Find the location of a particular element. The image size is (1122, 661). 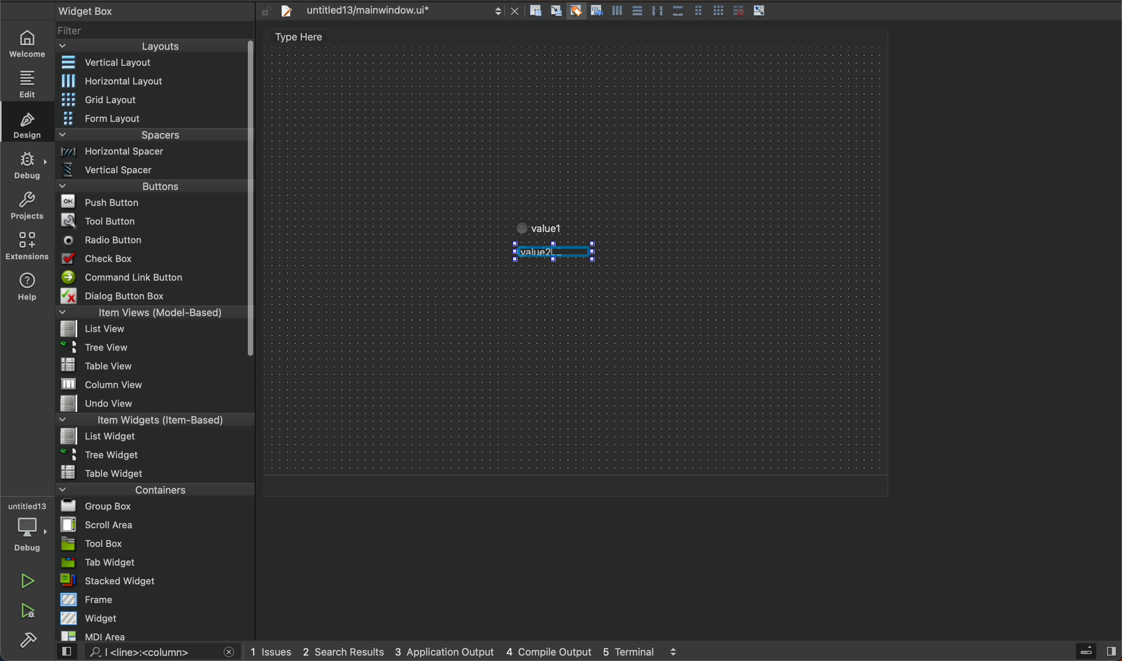

group box is located at coordinates (156, 506).